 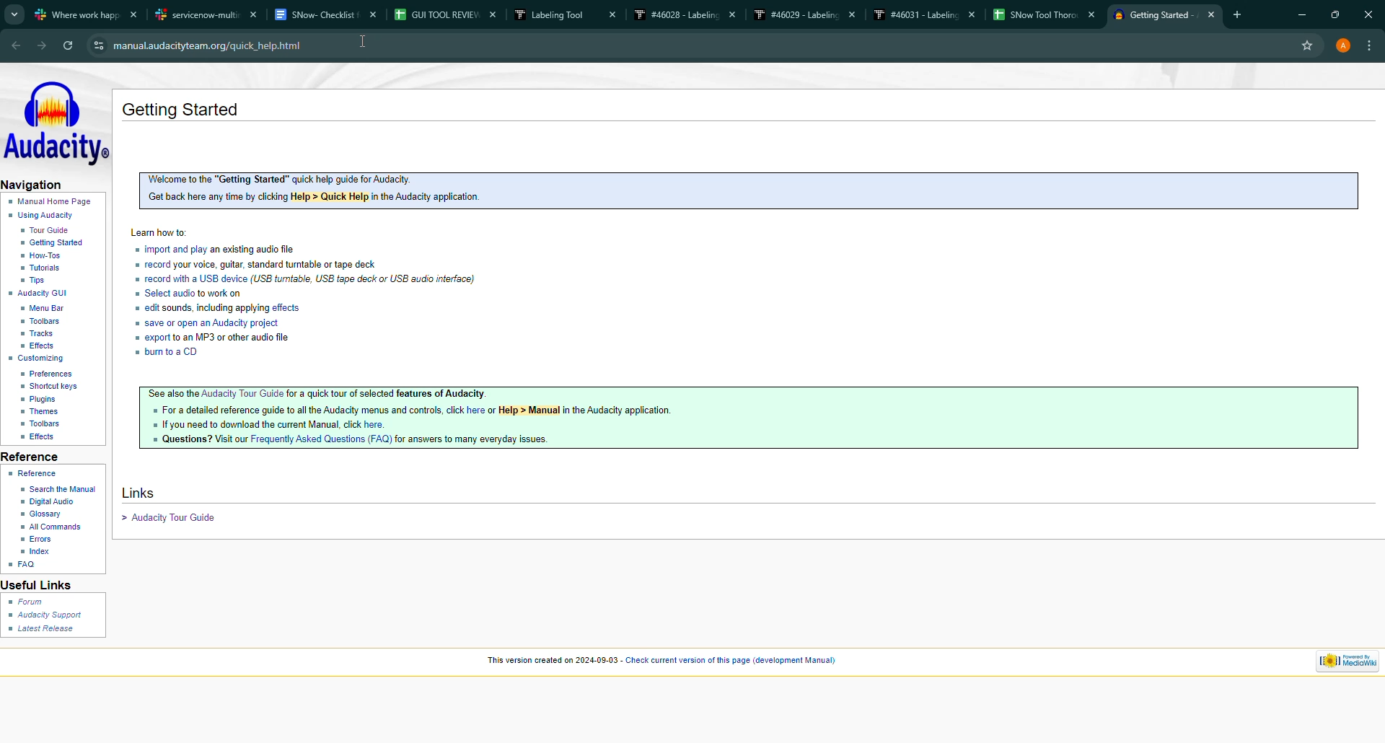 What do you see at coordinates (45, 412) in the screenshot?
I see `themes` at bounding box center [45, 412].